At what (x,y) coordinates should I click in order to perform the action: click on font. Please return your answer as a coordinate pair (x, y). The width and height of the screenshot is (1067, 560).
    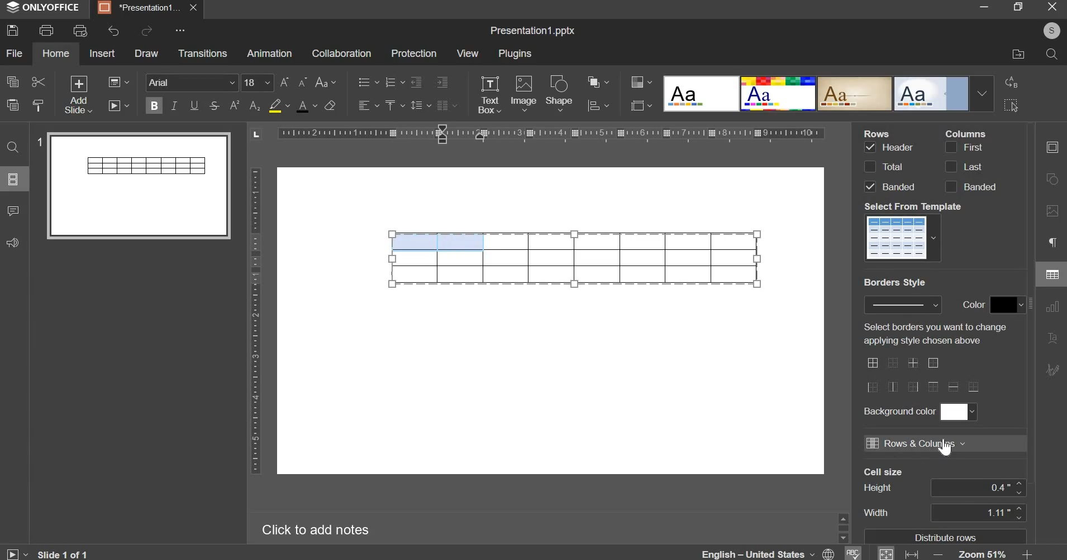
    Looking at the image, I should click on (193, 82).